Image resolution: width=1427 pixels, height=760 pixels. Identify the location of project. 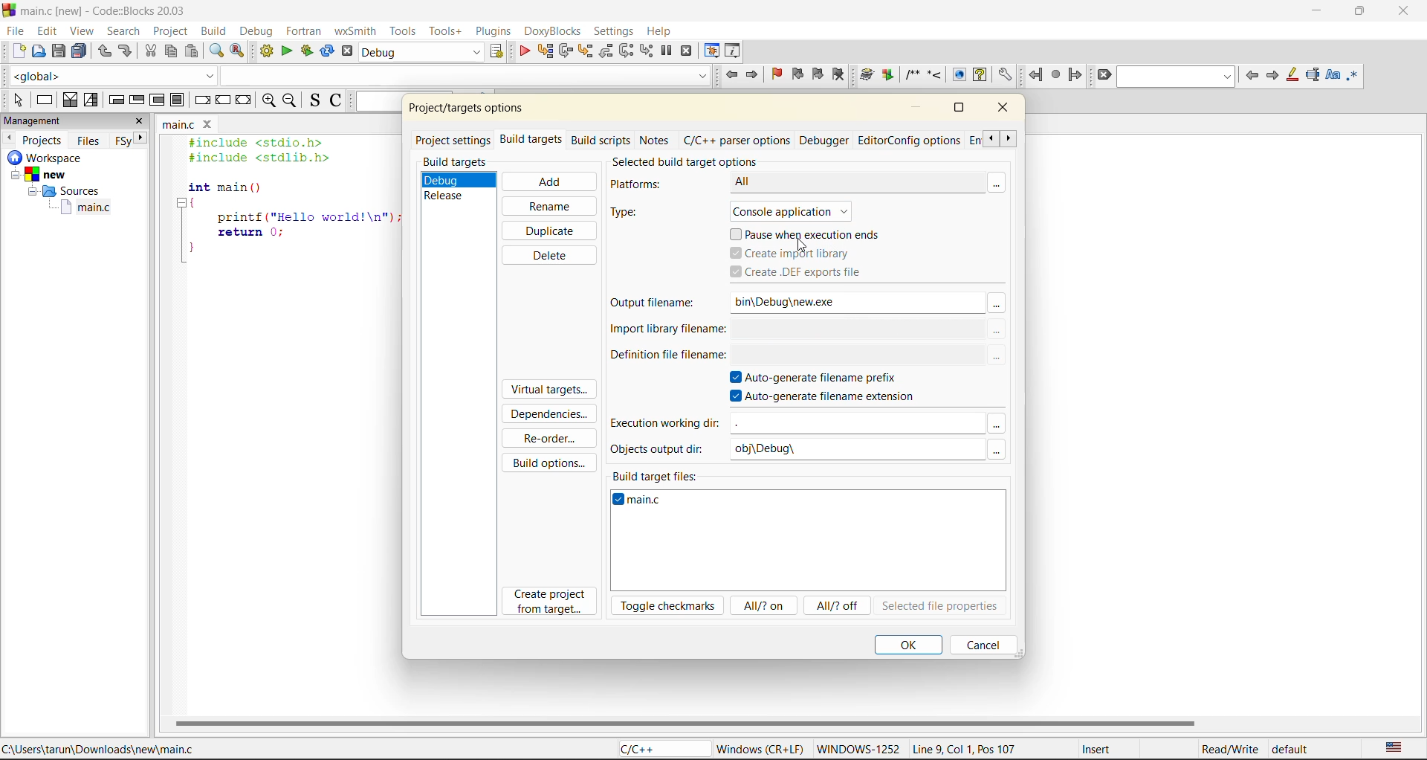
(170, 32).